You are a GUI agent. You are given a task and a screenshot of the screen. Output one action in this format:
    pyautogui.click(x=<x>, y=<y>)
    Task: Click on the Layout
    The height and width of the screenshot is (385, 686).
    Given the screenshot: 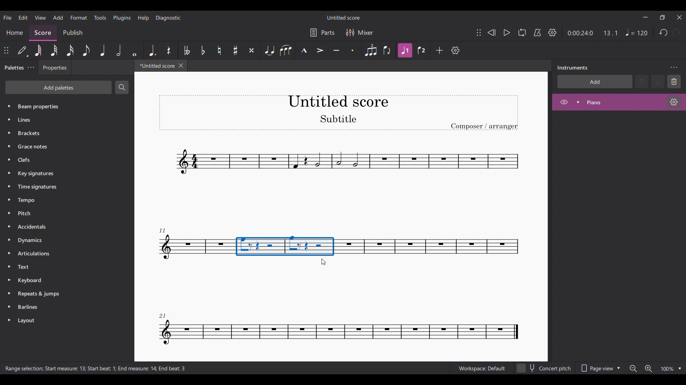 What is the action you would take?
    pyautogui.click(x=61, y=320)
    